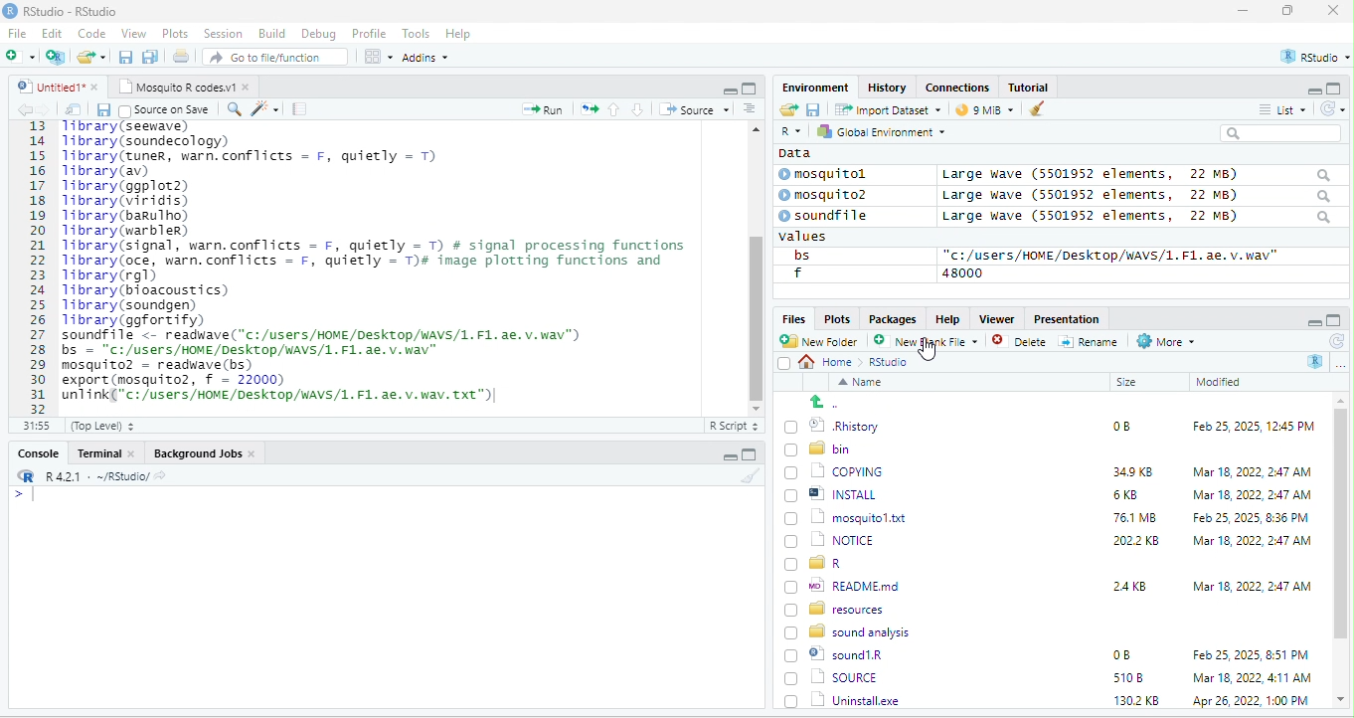 The image size is (1354, 718). Describe the element at coordinates (959, 86) in the screenshot. I see `clases` at that location.